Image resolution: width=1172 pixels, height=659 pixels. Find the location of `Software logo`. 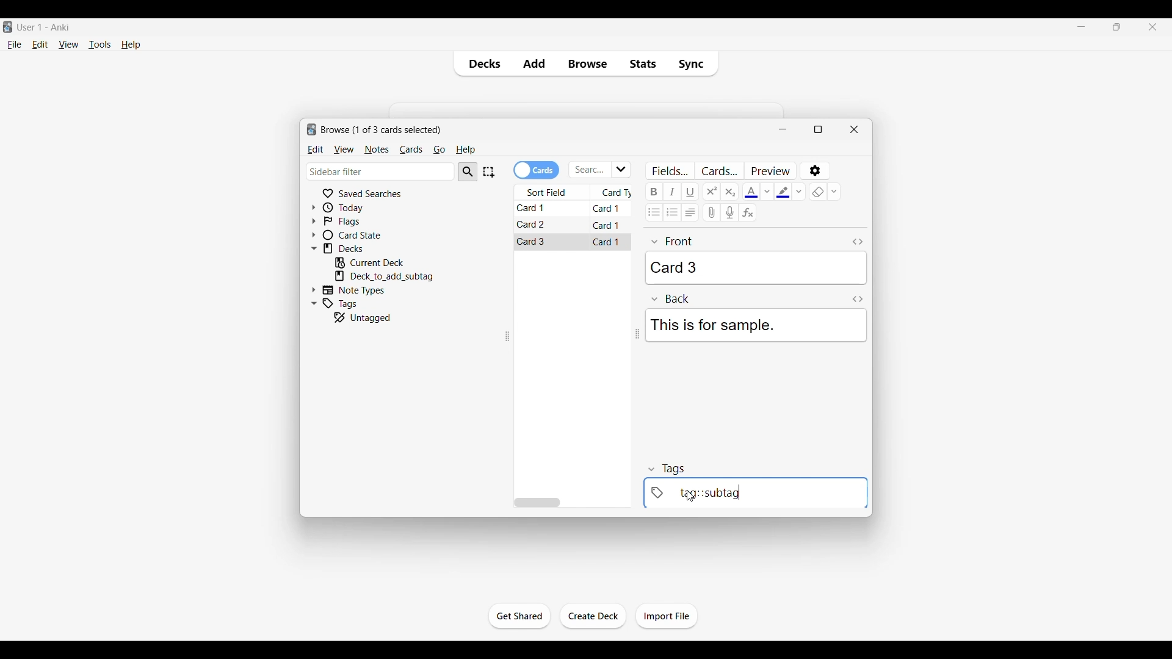

Software logo is located at coordinates (9, 27).